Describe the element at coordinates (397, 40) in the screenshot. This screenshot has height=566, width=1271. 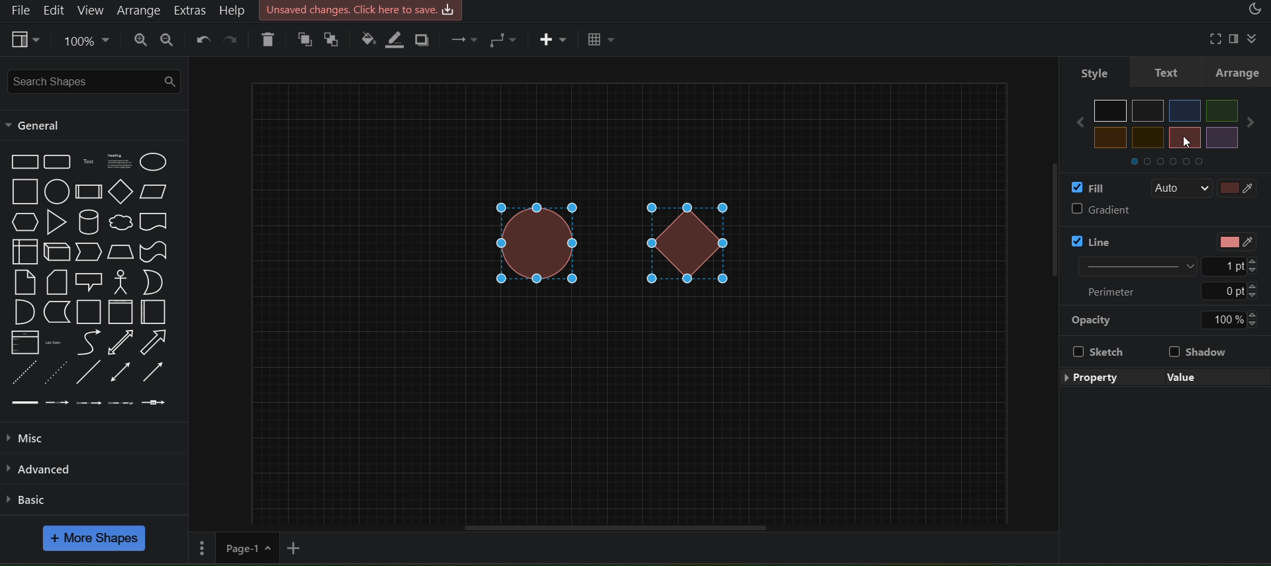
I see `line color` at that location.